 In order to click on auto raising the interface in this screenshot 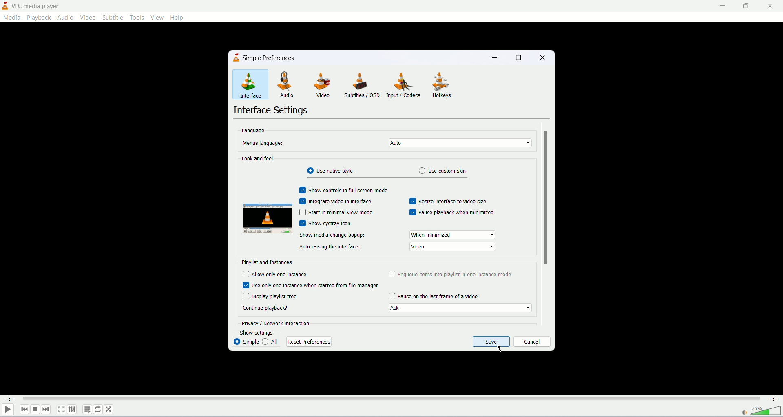, I will do `click(331, 246)`.